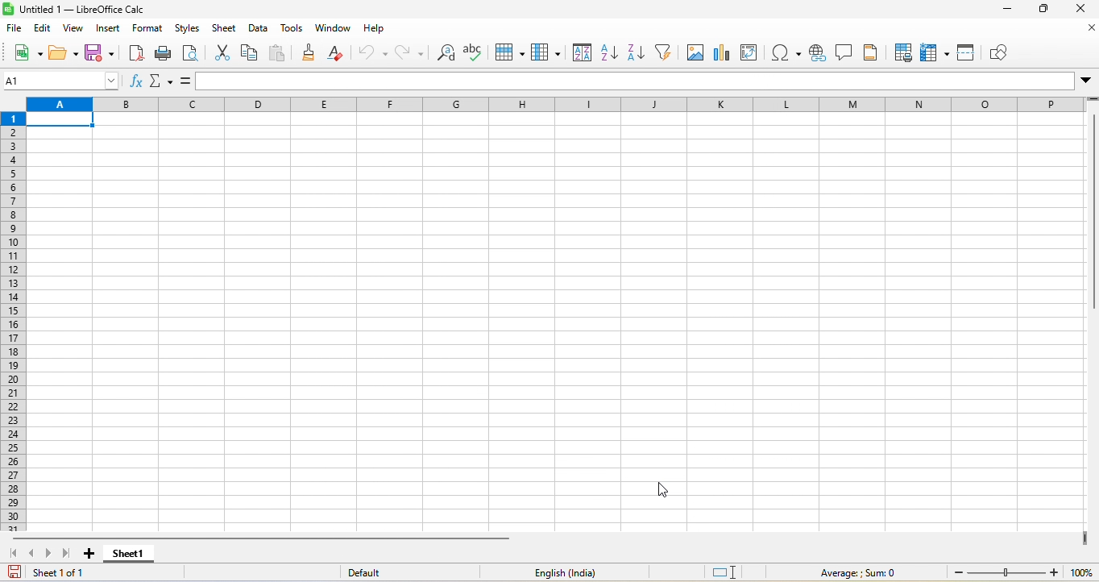  What do you see at coordinates (225, 30) in the screenshot?
I see `sheet` at bounding box center [225, 30].